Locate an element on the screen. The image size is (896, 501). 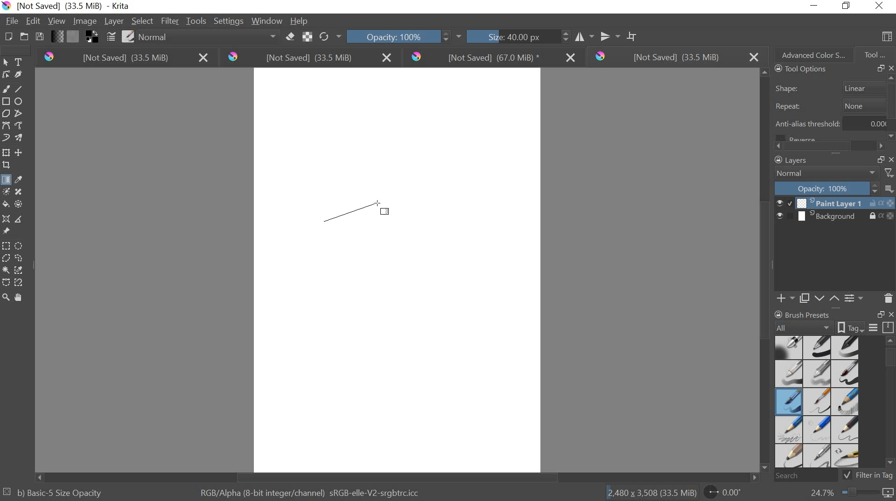
FILTER IN TAG is located at coordinates (876, 476).